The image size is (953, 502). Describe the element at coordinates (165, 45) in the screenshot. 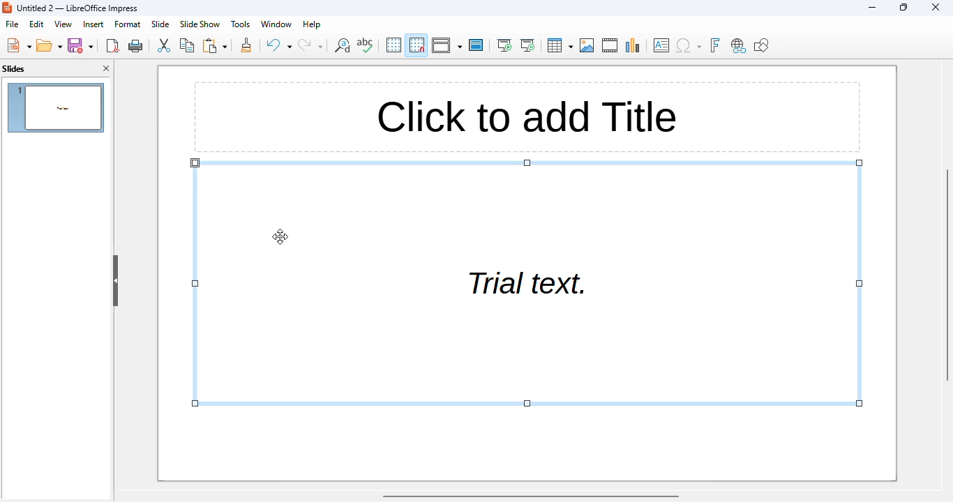

I see `cut` at that location.